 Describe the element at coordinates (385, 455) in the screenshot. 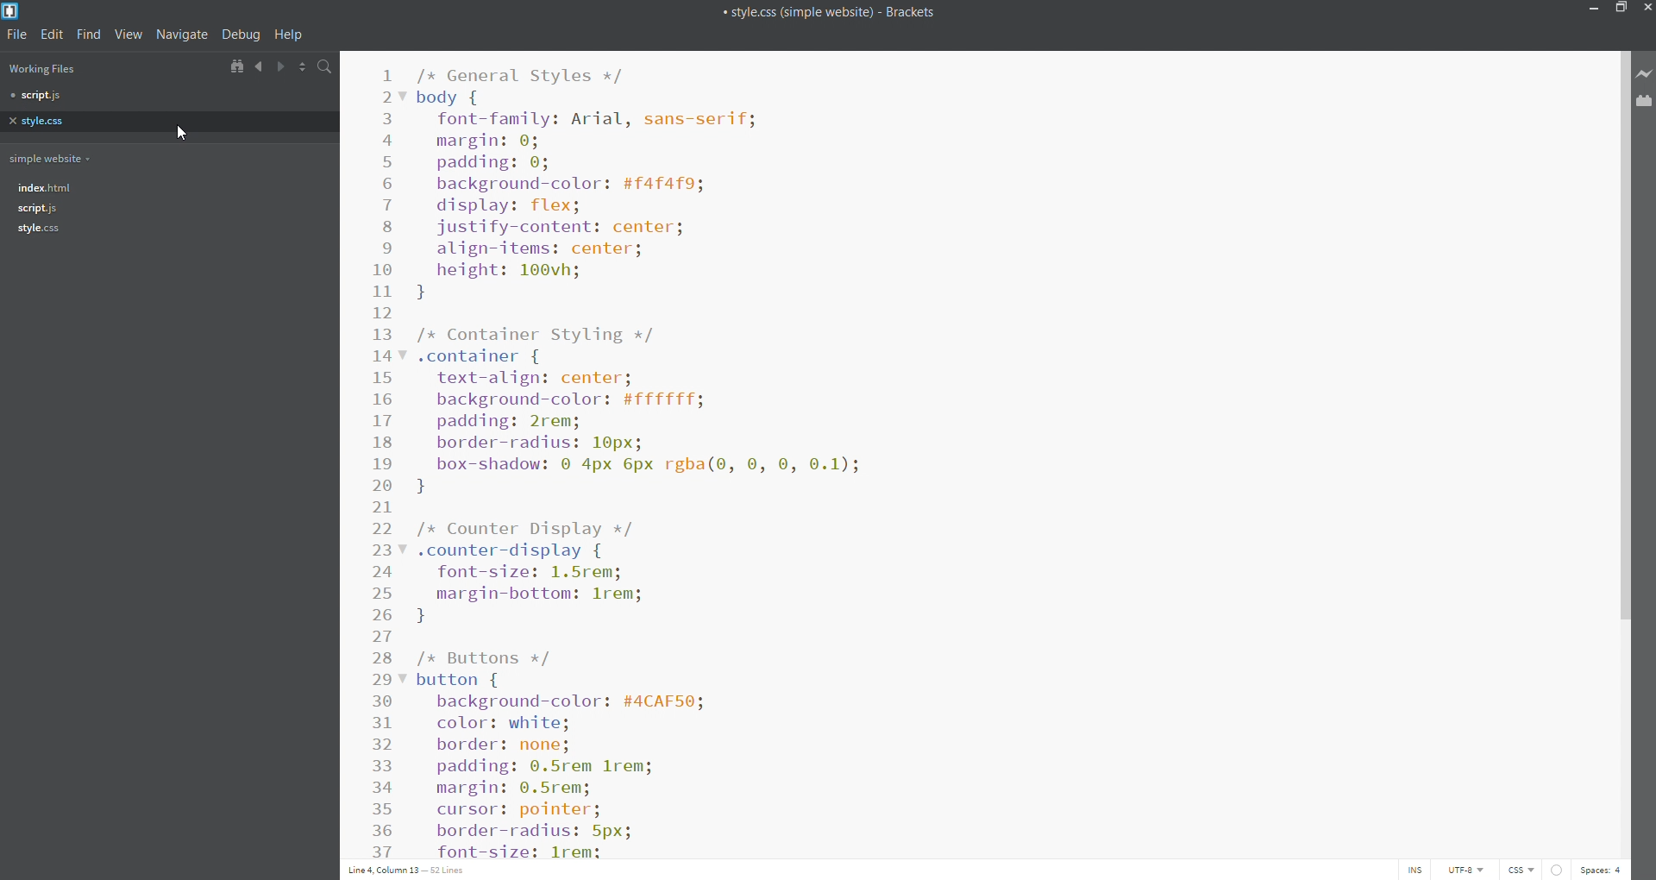

I see `line number` at that location.